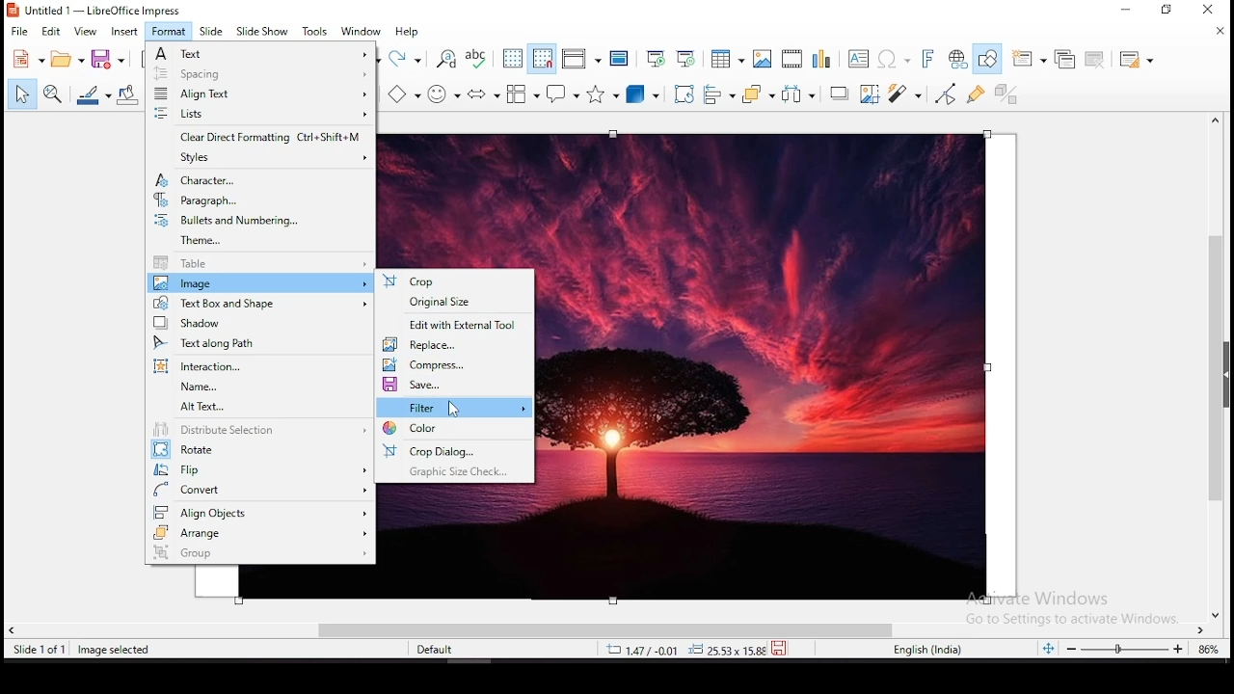 This screenshot has height=694, width=1234. Describe the element at coordinates (892, 59) in the screenshot. I see `insert special characters` at that location.